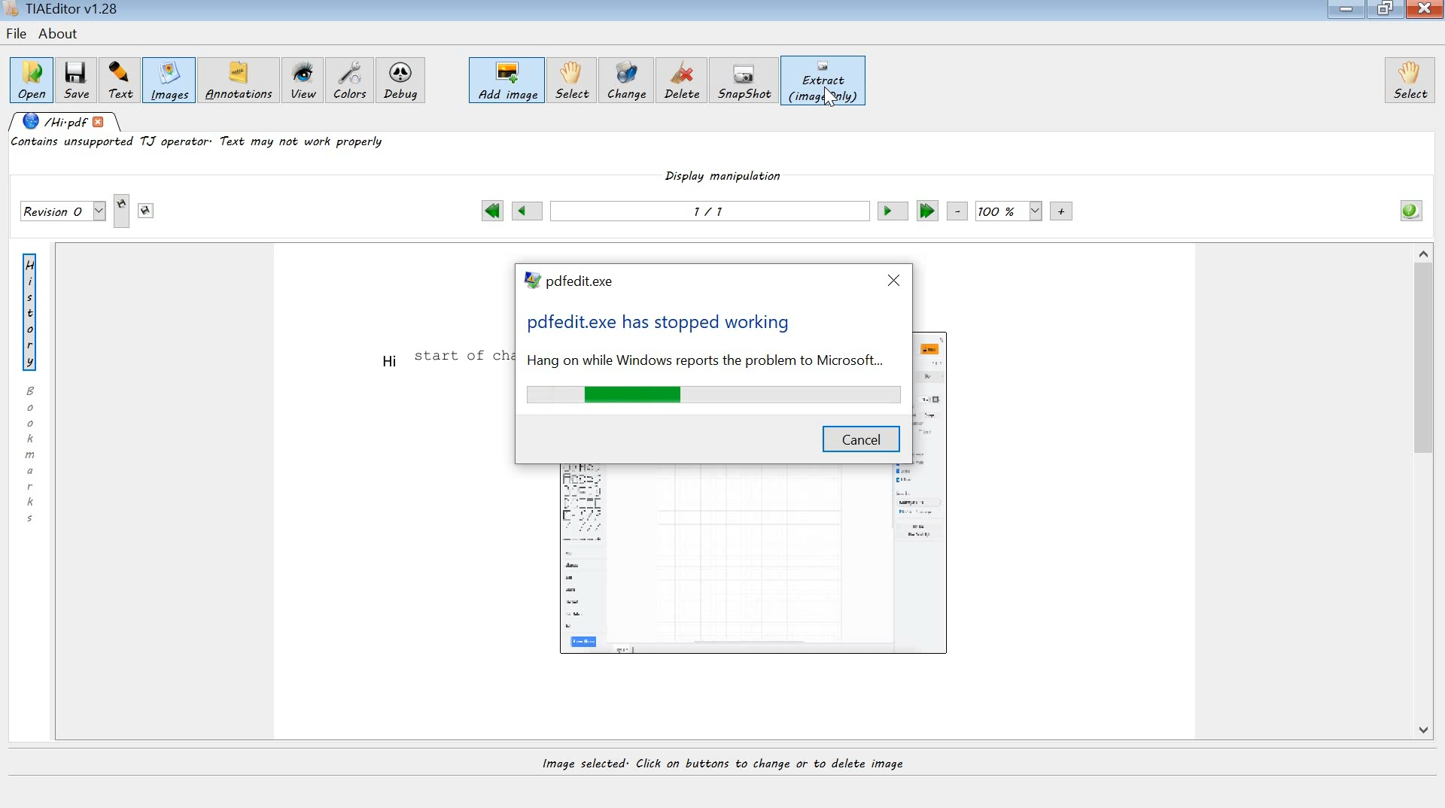 The image size is (1445, 808). I want to click on system name, so click(572, 278).